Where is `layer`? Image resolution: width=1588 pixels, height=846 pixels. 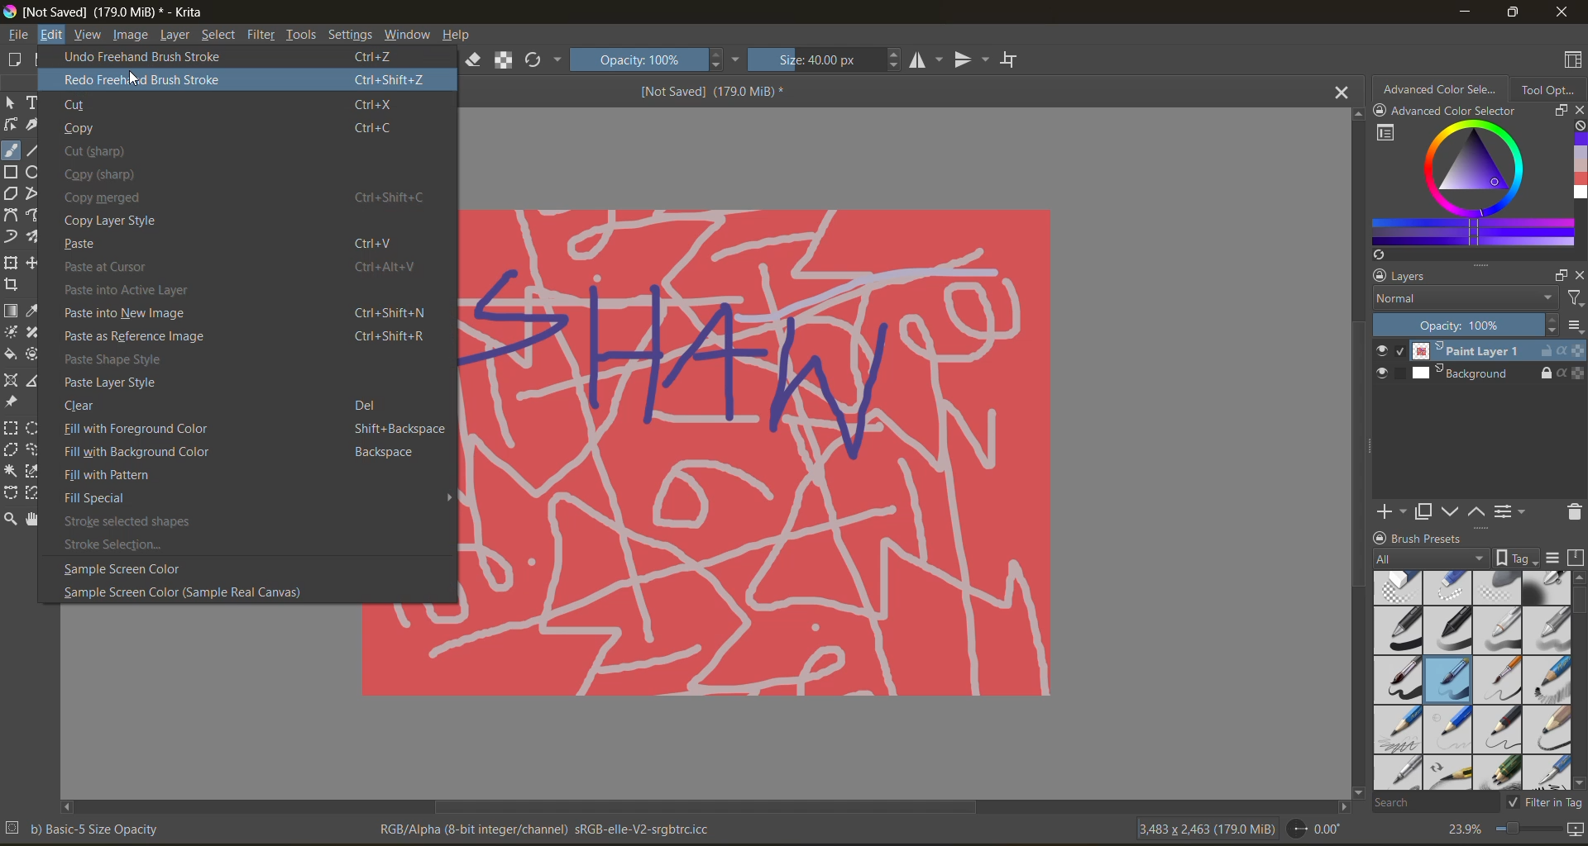 layer is located at coordinates (174, 35).